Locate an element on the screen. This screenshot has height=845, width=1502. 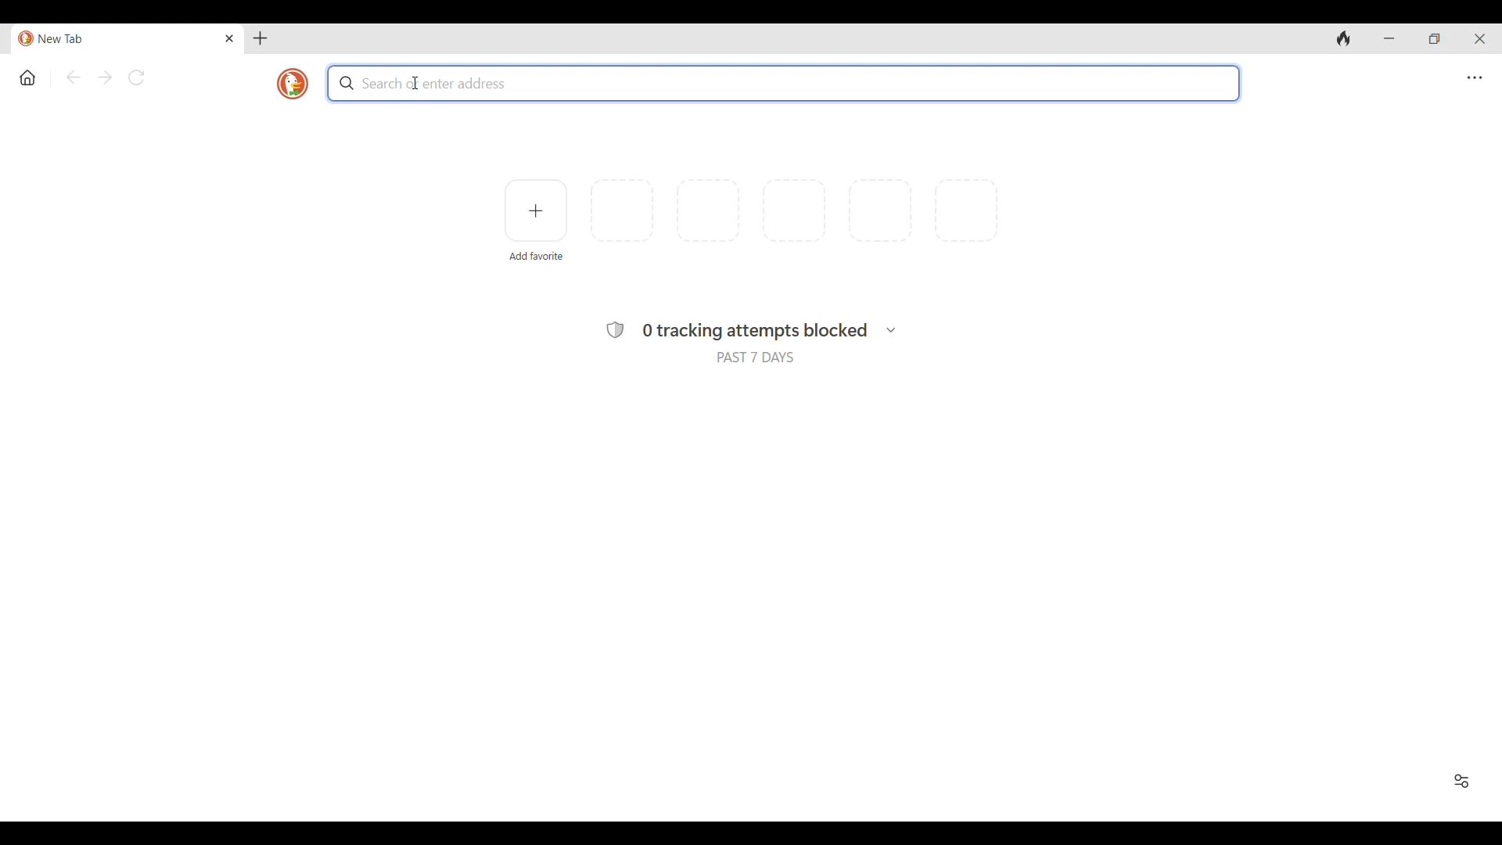
Show interface in a smaller tab is located at coordinates (1435, 39).